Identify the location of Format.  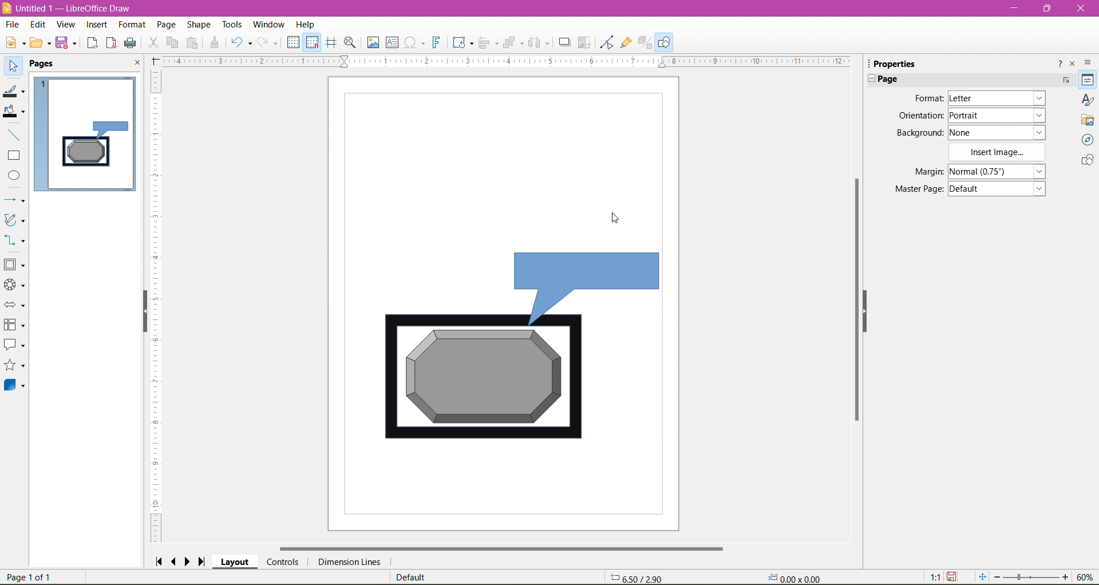
(131, 25).